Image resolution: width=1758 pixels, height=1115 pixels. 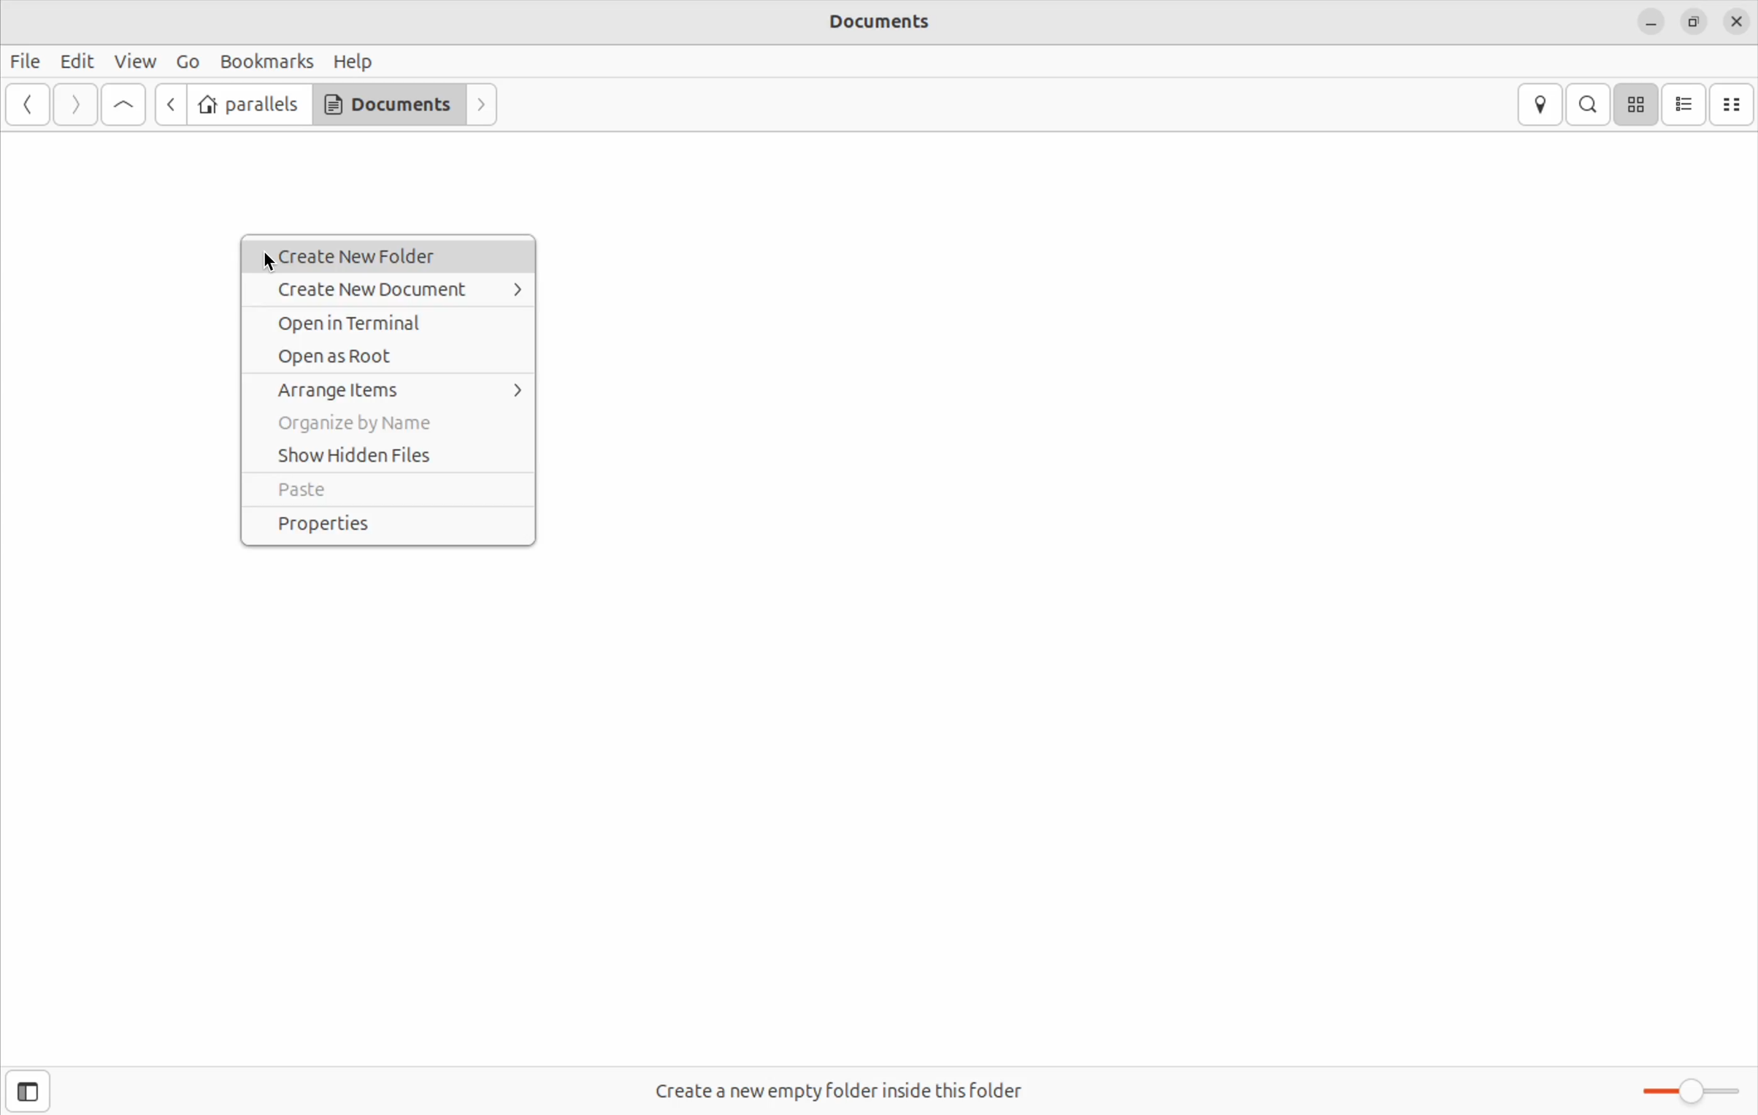 What do you see at coordinates (1738, 21) in the screenshot?
I see `close` at bounding box center [1738, 21].